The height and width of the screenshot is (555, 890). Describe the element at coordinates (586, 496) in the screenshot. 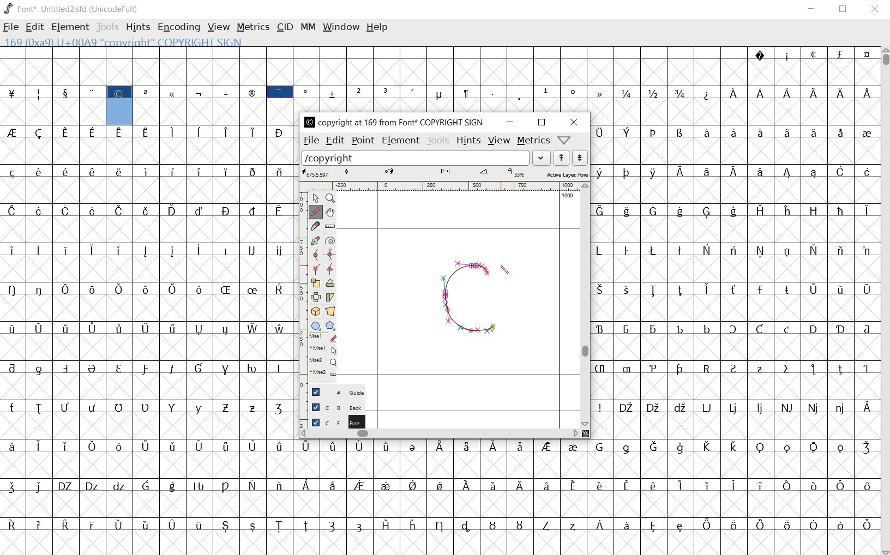

I see `glyph characters` at that location.